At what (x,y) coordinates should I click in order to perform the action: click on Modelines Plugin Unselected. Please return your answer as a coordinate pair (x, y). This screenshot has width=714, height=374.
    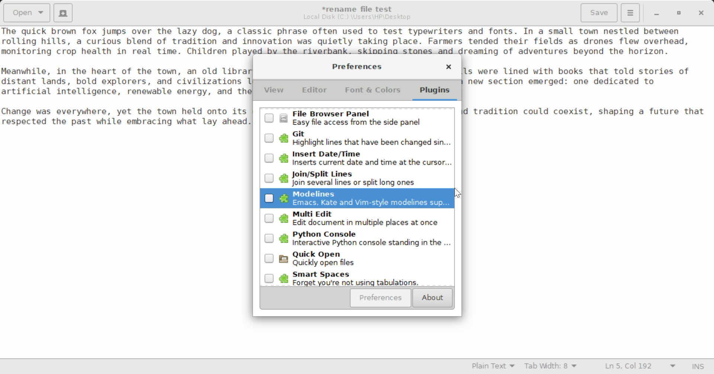
    Looking at the image, I should click on (355, 199).